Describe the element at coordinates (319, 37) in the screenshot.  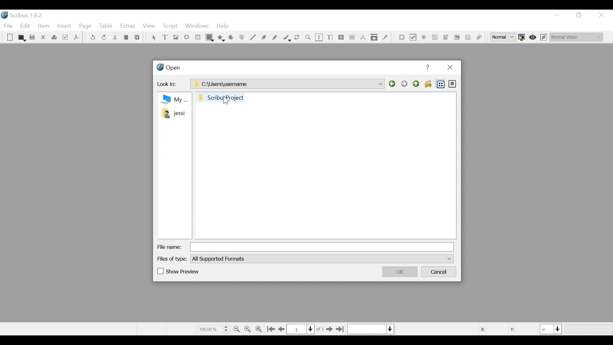
I see `Edit Text Content` at that location.